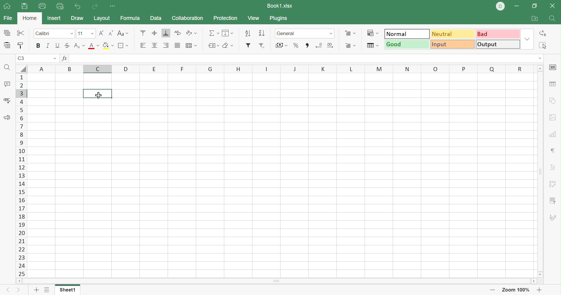 The image size is (561, 295). I want to click on Replace, so click(543, 32).